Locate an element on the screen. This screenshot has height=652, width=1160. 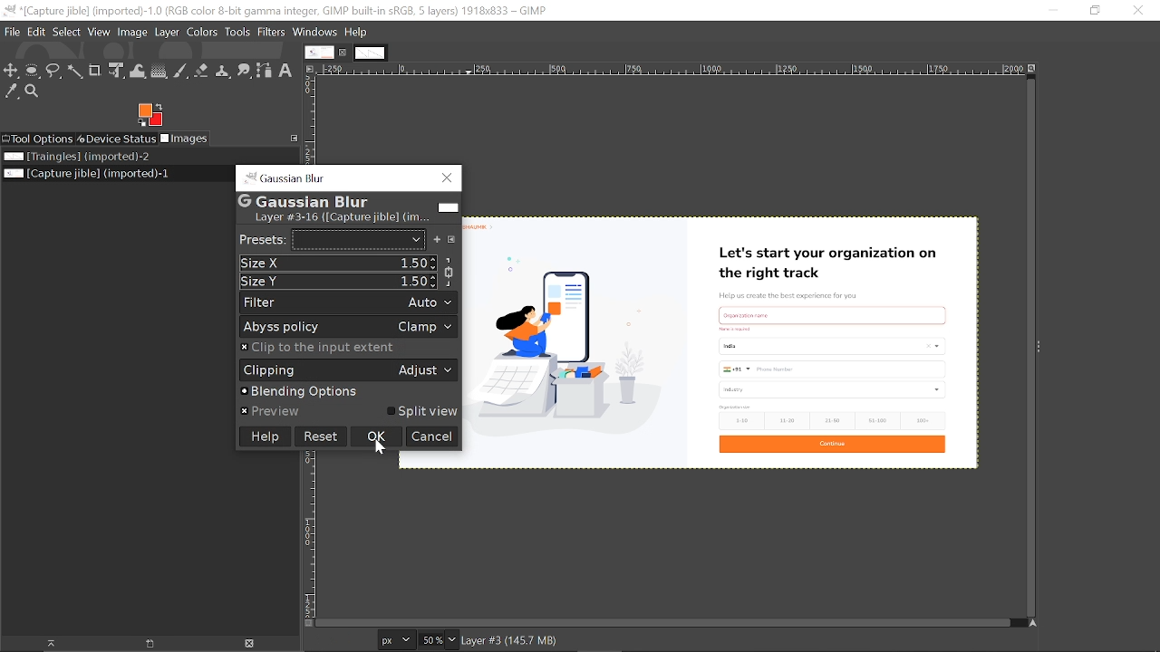
Other tab is located at coordinates (372, 53).